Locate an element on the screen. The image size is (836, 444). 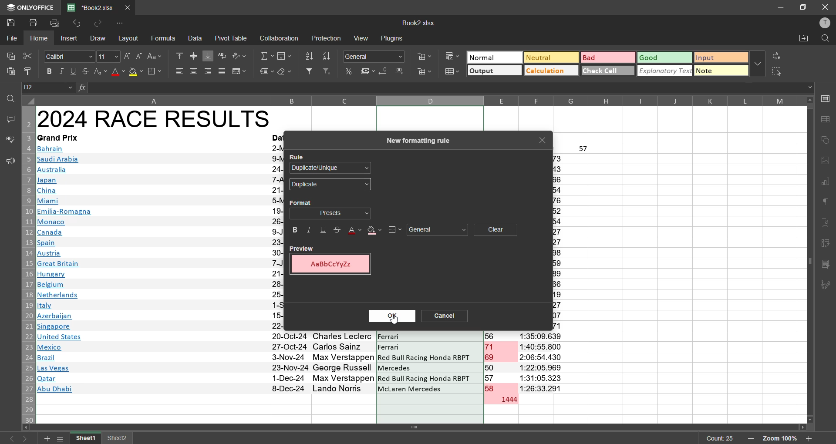
cell address is located at coordinates (49, 87).